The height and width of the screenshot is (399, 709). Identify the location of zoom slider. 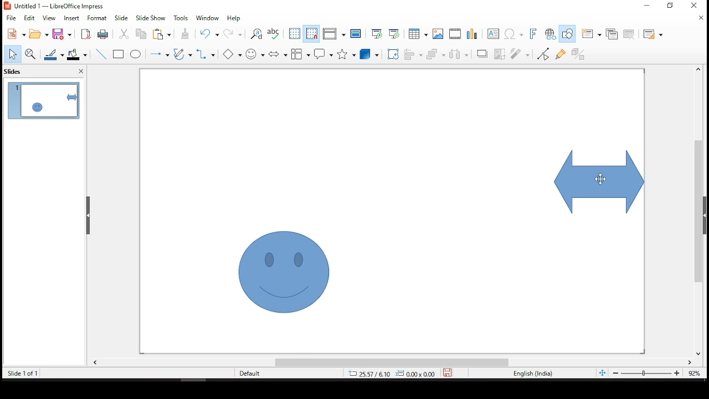
(645, 374).